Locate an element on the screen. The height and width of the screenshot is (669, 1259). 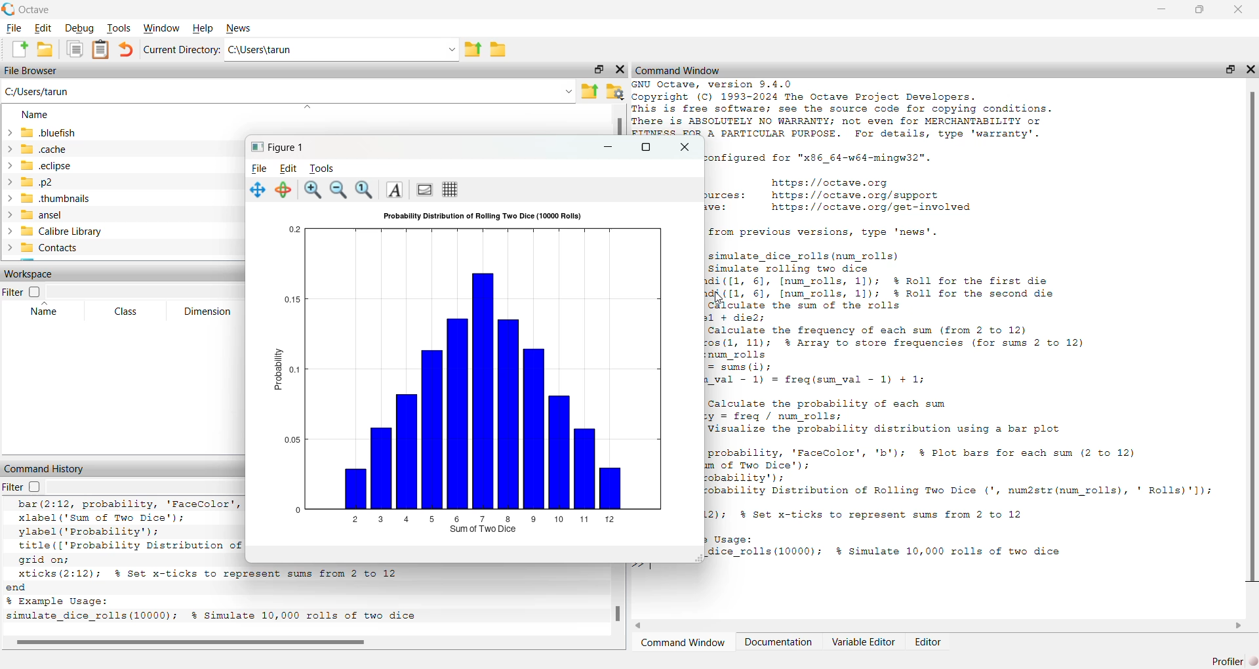
notes is located at coordinates (102, 50).